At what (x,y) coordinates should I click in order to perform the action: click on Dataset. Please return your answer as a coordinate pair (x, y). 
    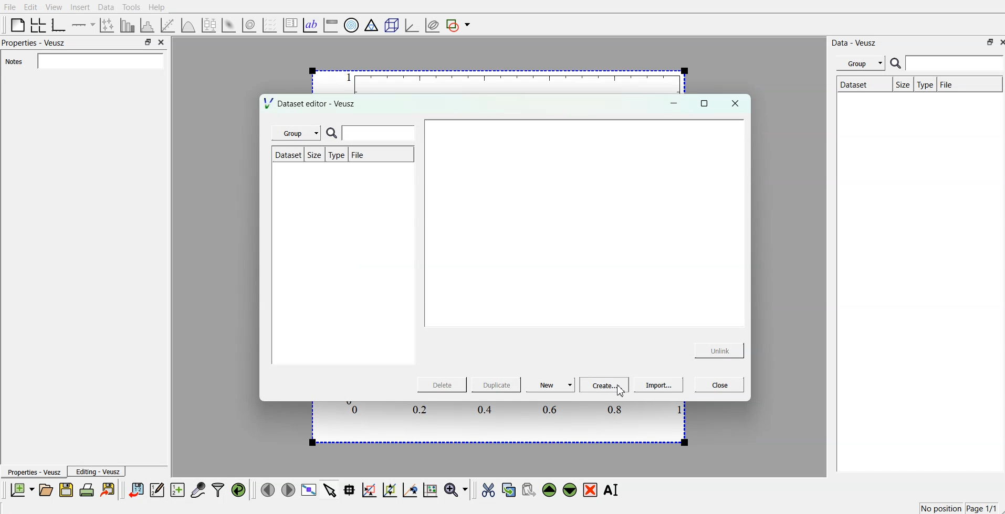
    Looking at the image, I should click on (287, 155).